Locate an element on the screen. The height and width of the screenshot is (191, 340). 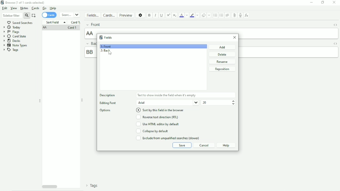
Exclude from unqualified searches (slower) is located at coordinates (168, 138).